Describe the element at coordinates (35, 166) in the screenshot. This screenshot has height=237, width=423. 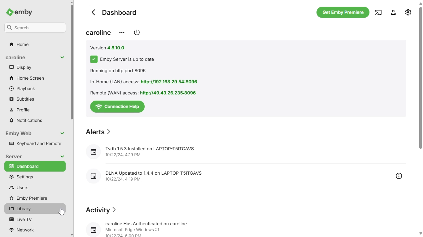
I see `dashboard` at that location.